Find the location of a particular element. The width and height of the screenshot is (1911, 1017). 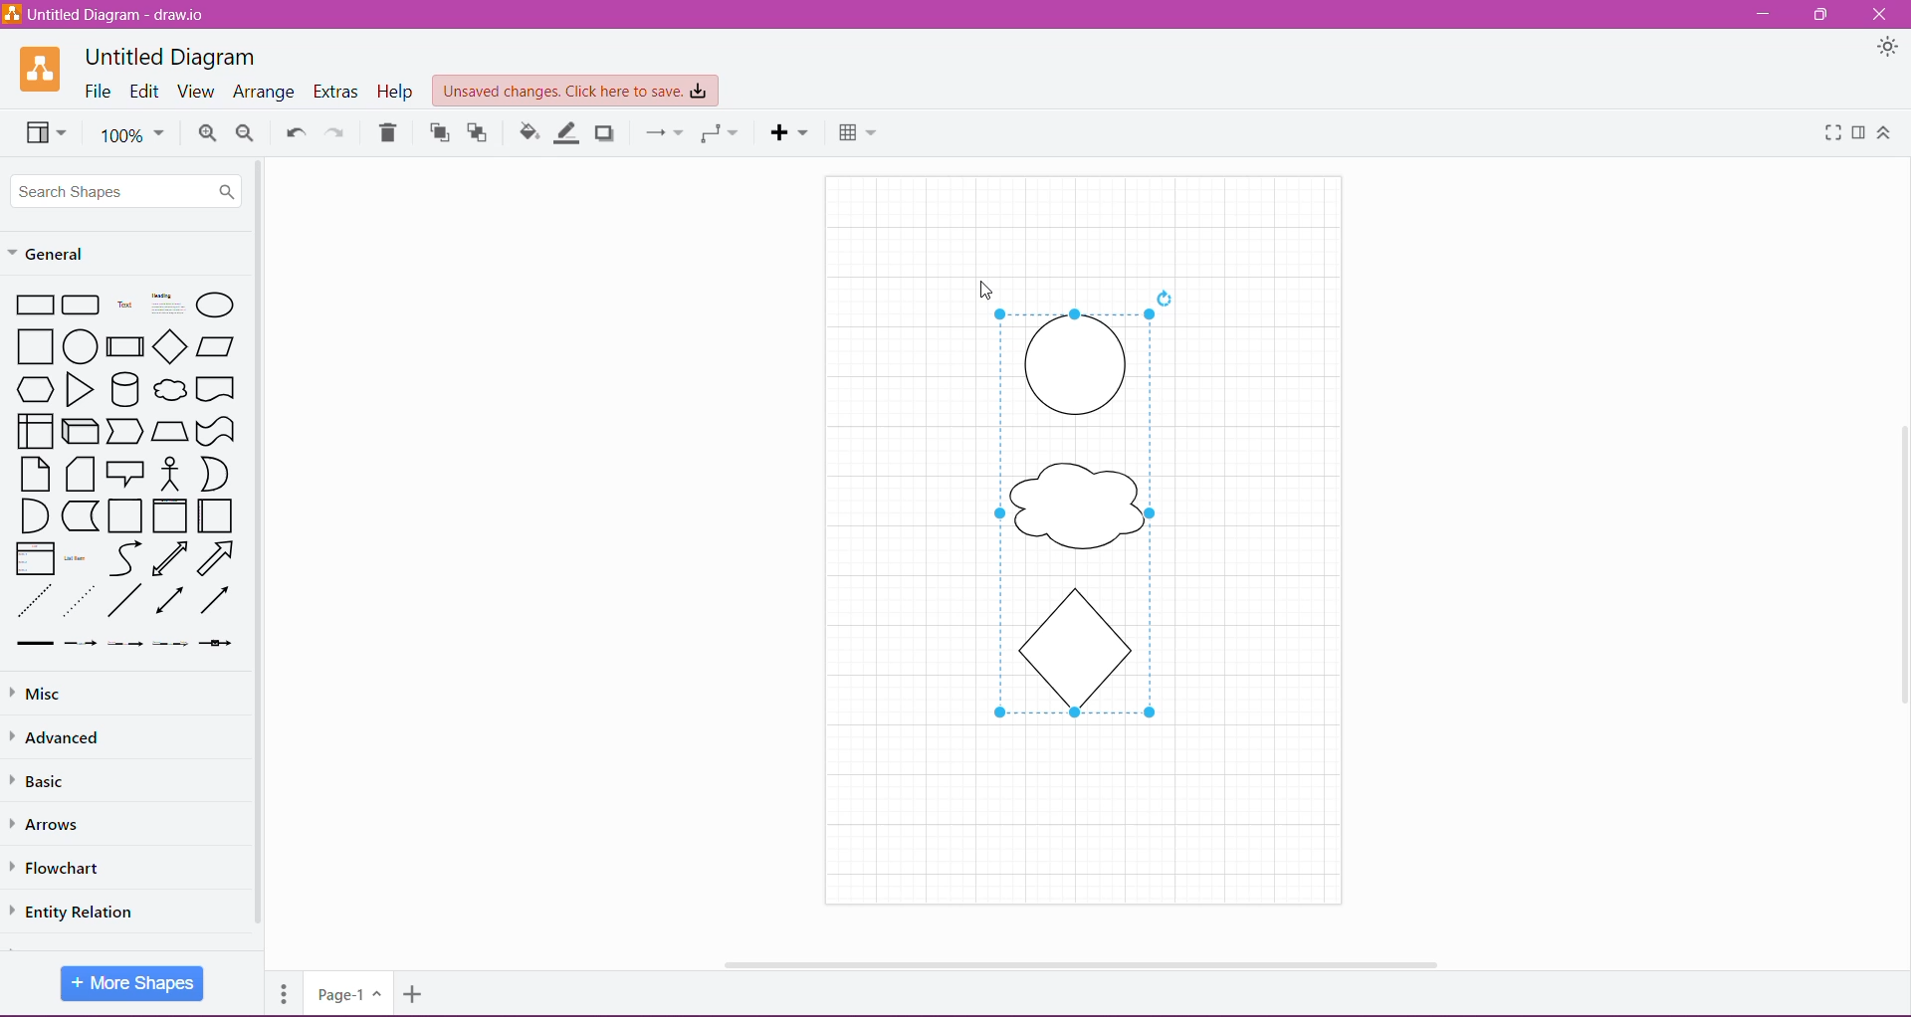

Zoom is located at coordinates (131, 133).